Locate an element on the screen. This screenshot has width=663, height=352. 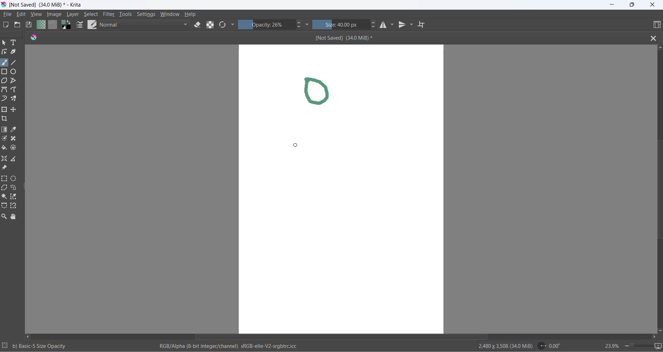
pan tool is located at coordinates (14, 215).